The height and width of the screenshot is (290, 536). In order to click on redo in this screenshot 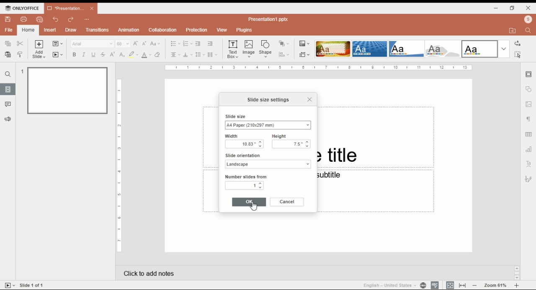, I will do `click(71, 20)`.